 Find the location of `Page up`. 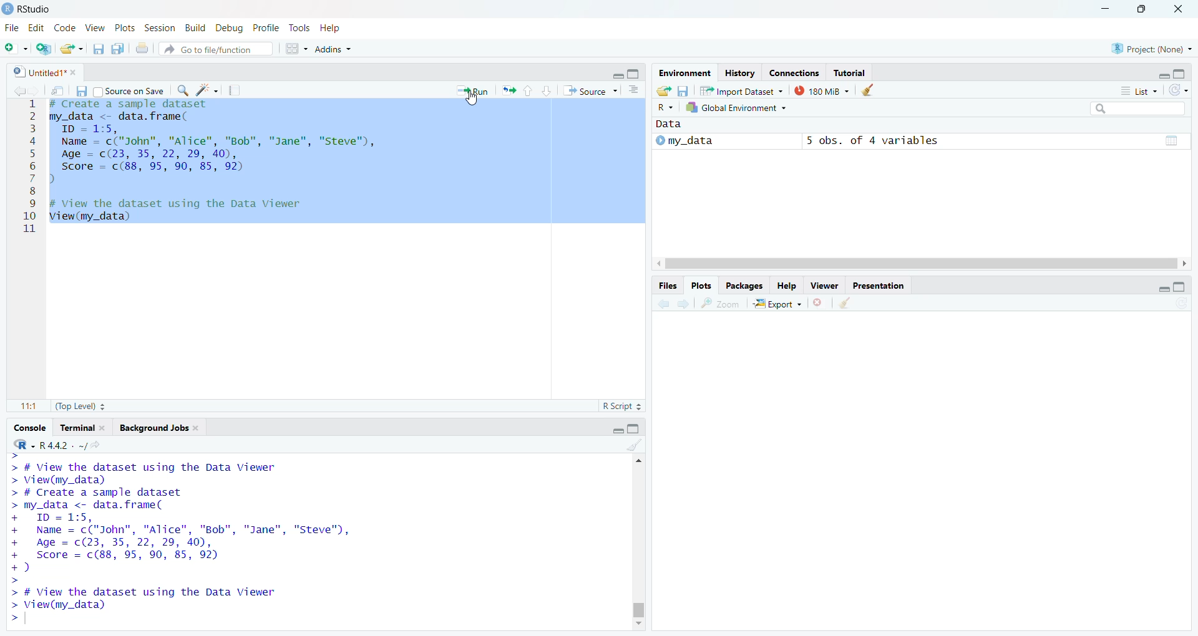

Page up is located at coordinates (528, 91).